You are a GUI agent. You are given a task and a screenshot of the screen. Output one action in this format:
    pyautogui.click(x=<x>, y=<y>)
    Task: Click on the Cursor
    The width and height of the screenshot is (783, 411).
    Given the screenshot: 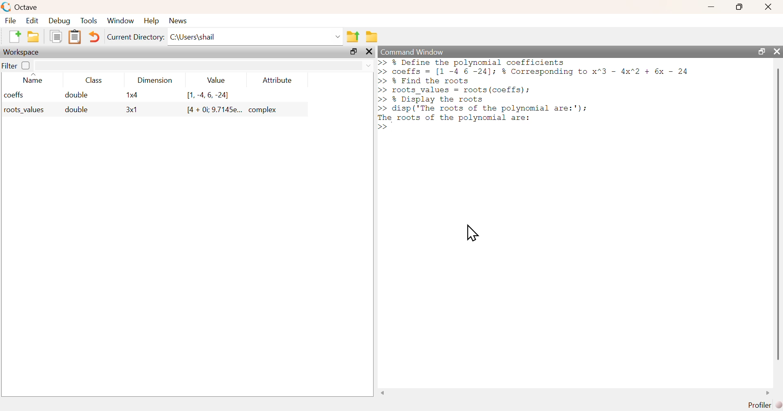 What is the action you would take?
    pyautogui.click(x=472, y=233)
    